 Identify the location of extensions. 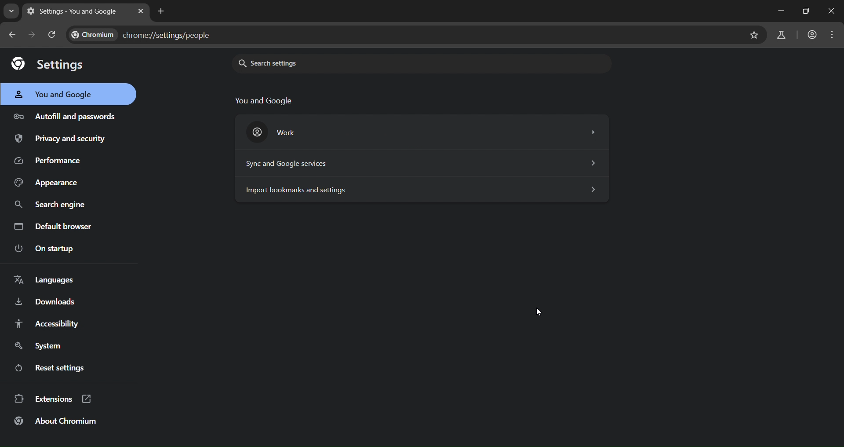
(56, 398).